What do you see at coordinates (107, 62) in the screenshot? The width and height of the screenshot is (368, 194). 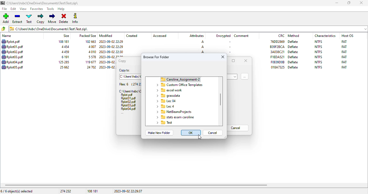 I see `modified date & time` at bounding box center [107, 62].